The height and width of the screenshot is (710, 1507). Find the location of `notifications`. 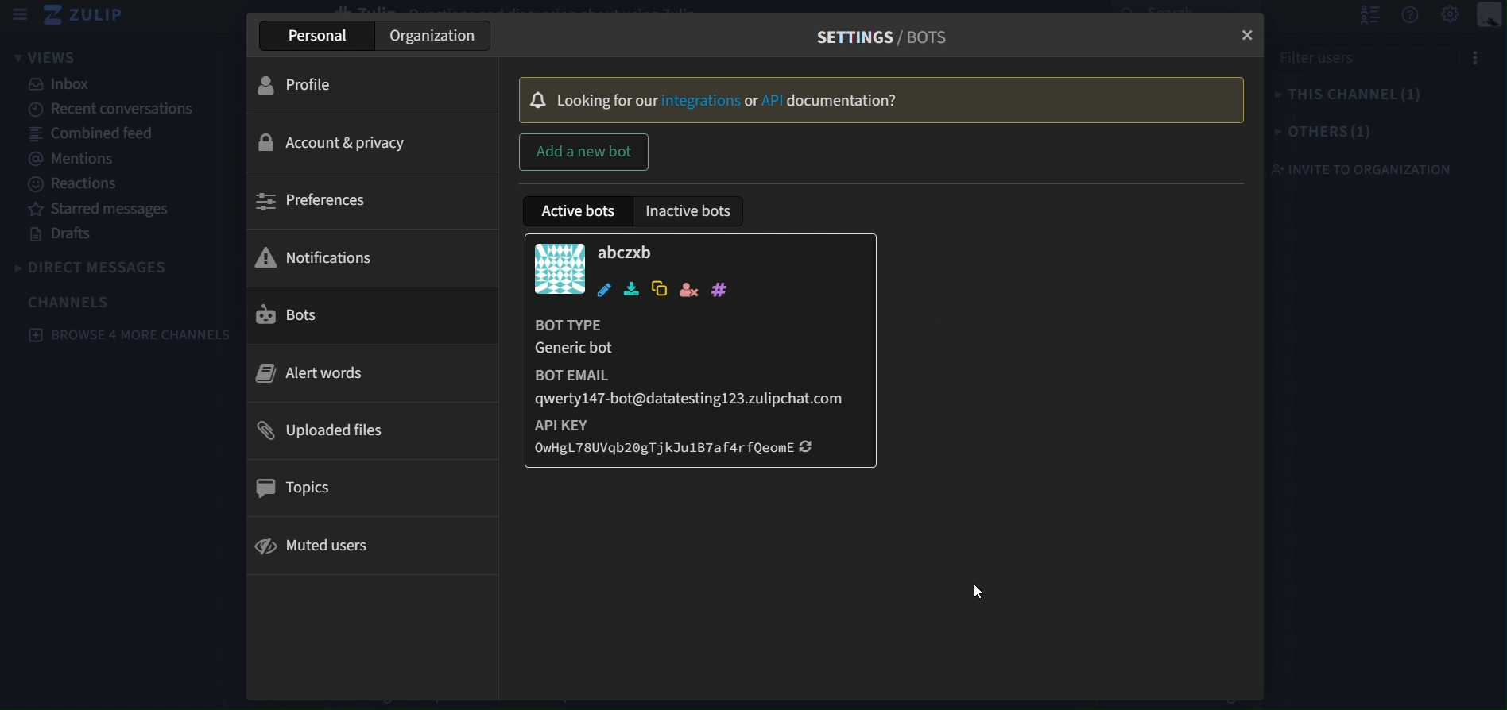

notifications is located at coordinates (320, 256).